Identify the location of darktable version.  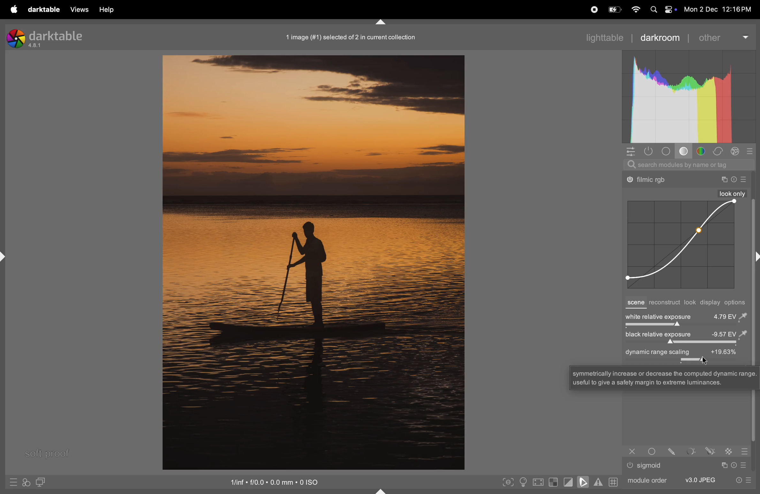
(52, 37).